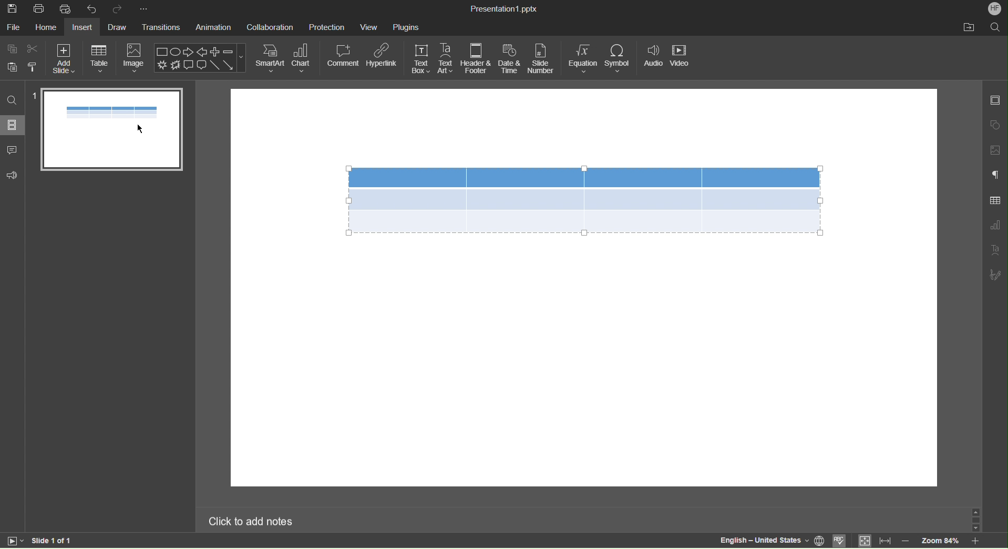 The image size is (1008, 549). I want to click on Account, so click(995, 9).